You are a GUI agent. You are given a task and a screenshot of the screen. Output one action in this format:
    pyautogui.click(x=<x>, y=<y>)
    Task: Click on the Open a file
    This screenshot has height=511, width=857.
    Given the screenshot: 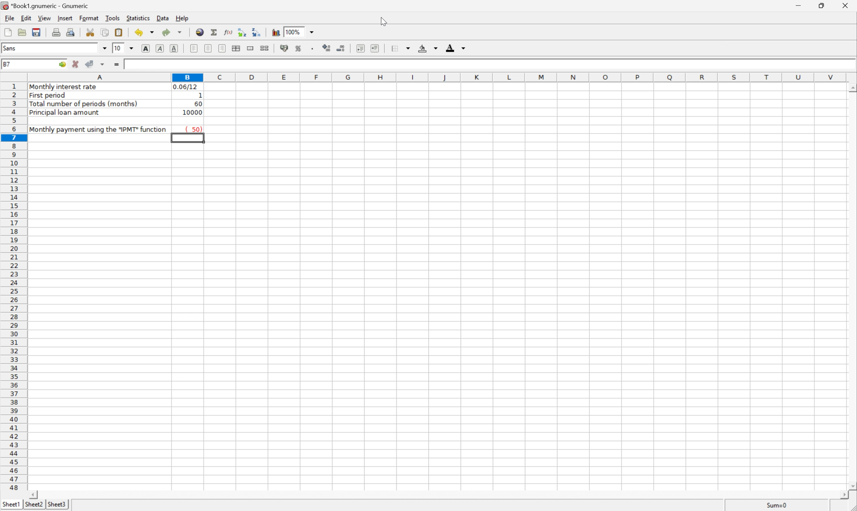 What is the action you would take?
    pyautogui.click(x=23, y=32)
    